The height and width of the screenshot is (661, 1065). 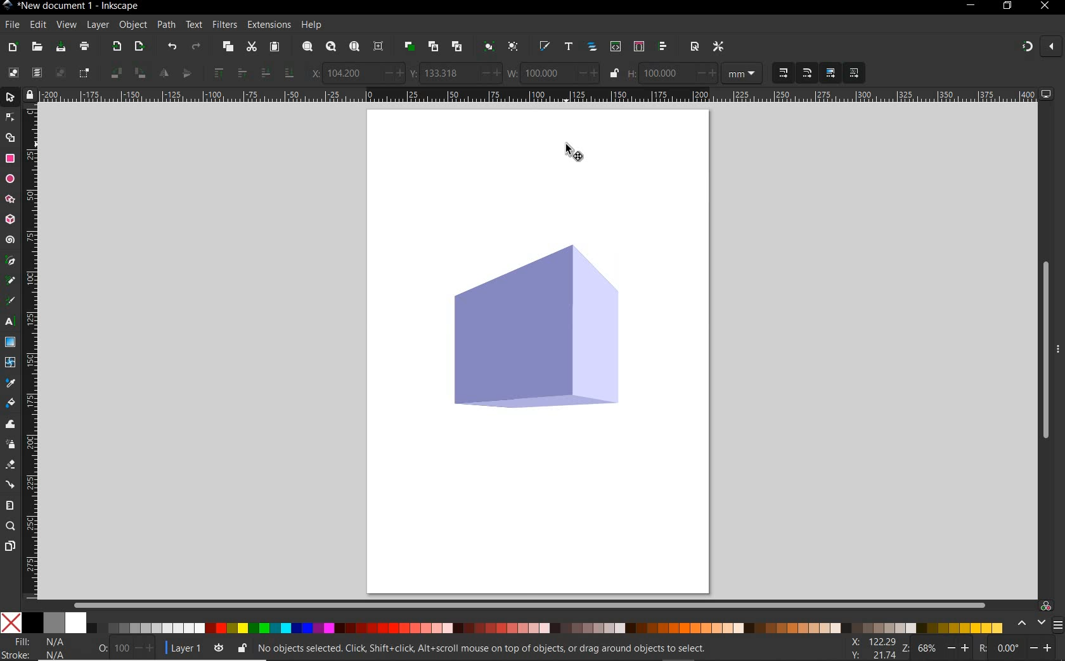 What do you see at coordinates (10, 261) in the screenshot?
I see `pen tool` at bounding box center [10, 261].